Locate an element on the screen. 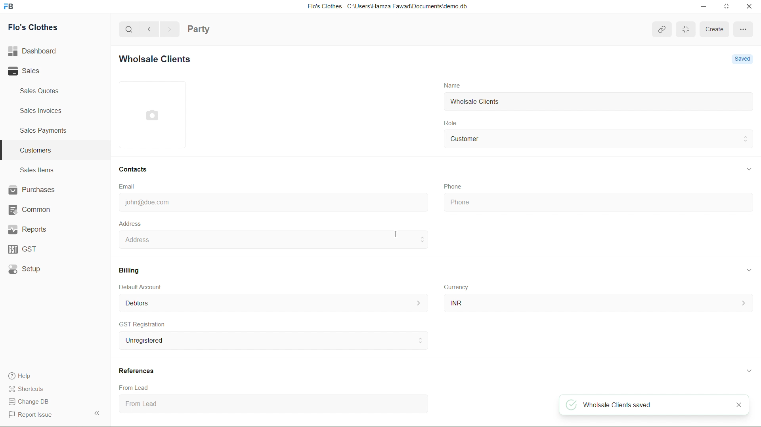 This screenshot has height=427, width=761. Expand is located at coordinates (98, 412).